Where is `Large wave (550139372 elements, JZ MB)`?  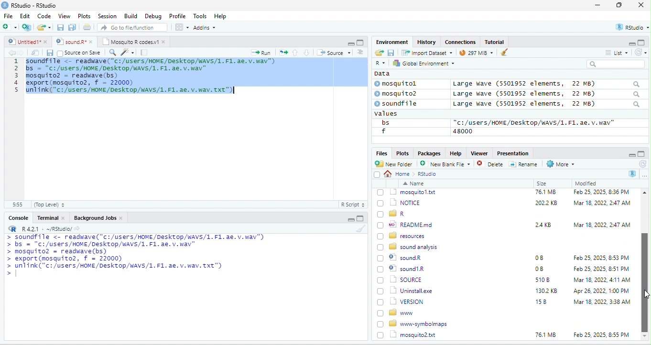 Large wave (550139372 elements, JZ MB) is located at coordinates (547, 94).